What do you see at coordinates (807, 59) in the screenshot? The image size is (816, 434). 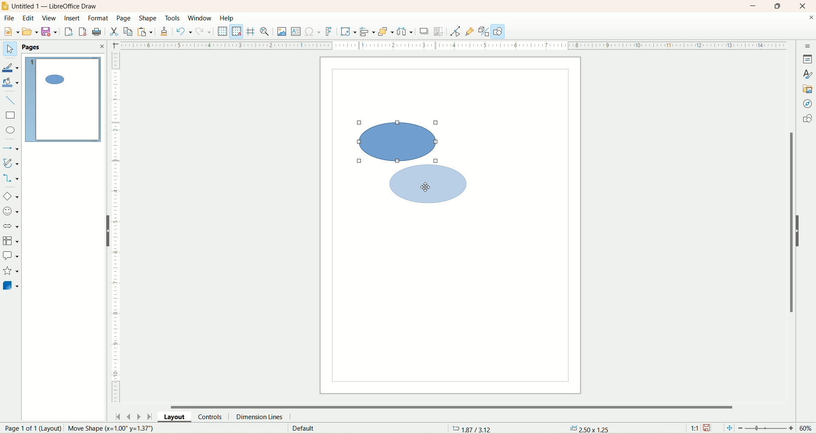 I see `properties` at bounding box center [807, 59].